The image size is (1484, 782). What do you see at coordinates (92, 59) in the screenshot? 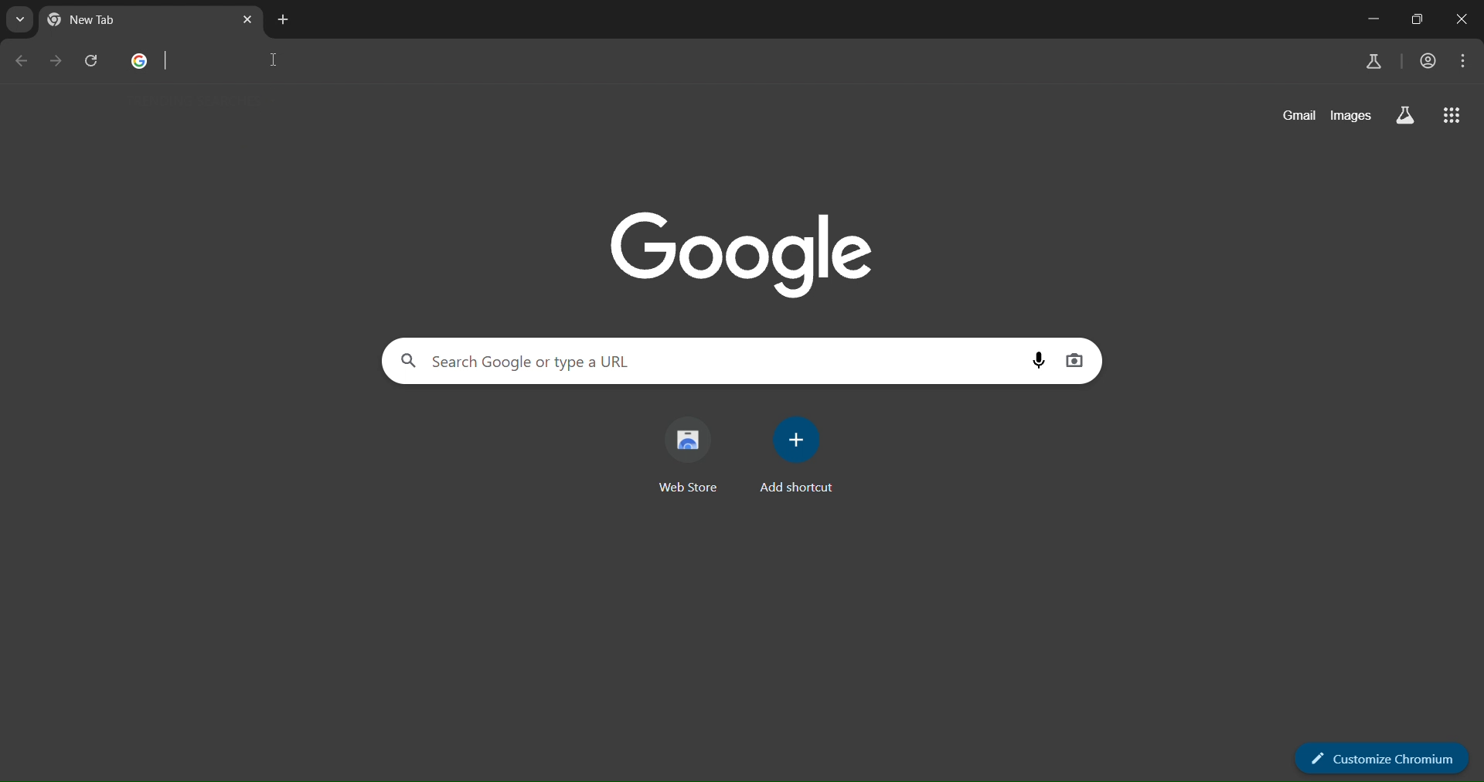
I see `reload` at bounding box center [92, 59].